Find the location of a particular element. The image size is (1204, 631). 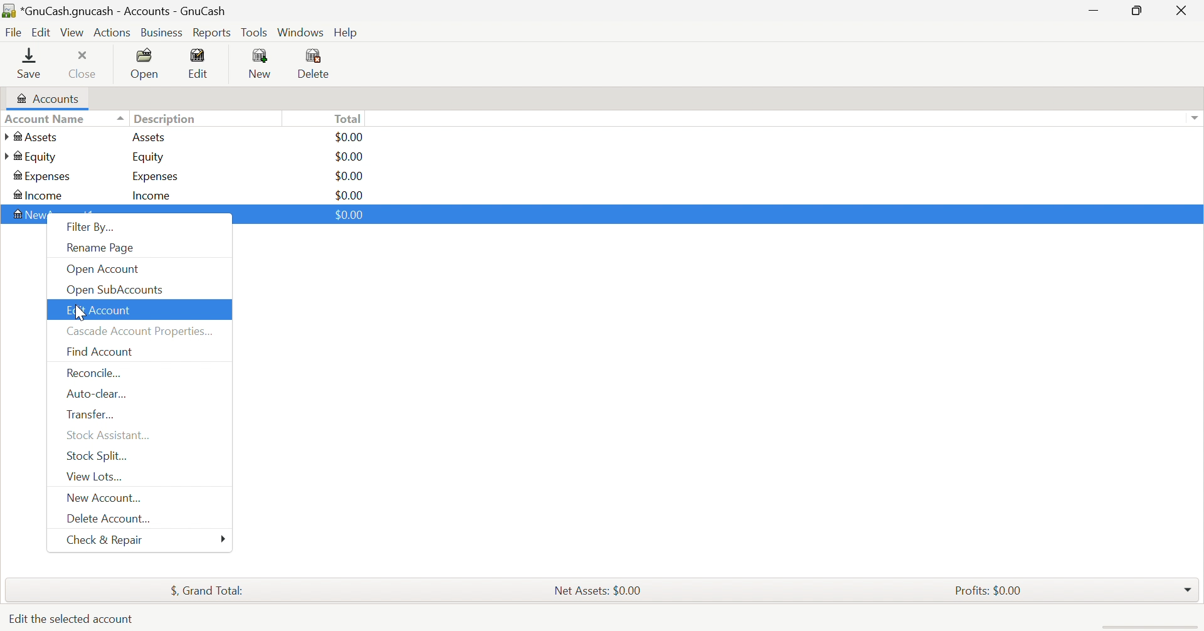

cursor is located at coordinates (82, 312).